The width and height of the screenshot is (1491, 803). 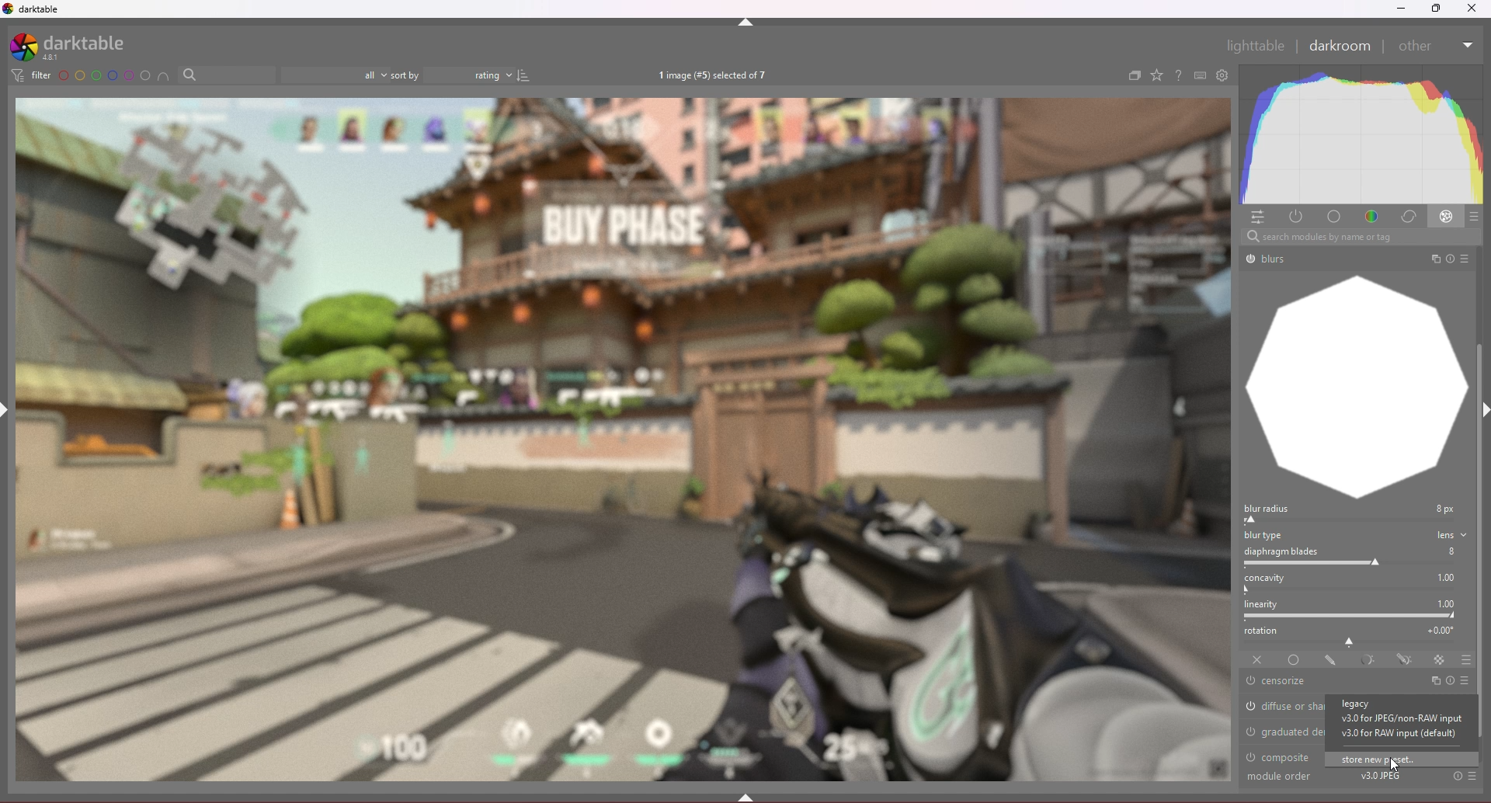 What do you see at coordinates (1135, 75) in the screenshot?
I see `create group` at bounding box center [1135, 75].